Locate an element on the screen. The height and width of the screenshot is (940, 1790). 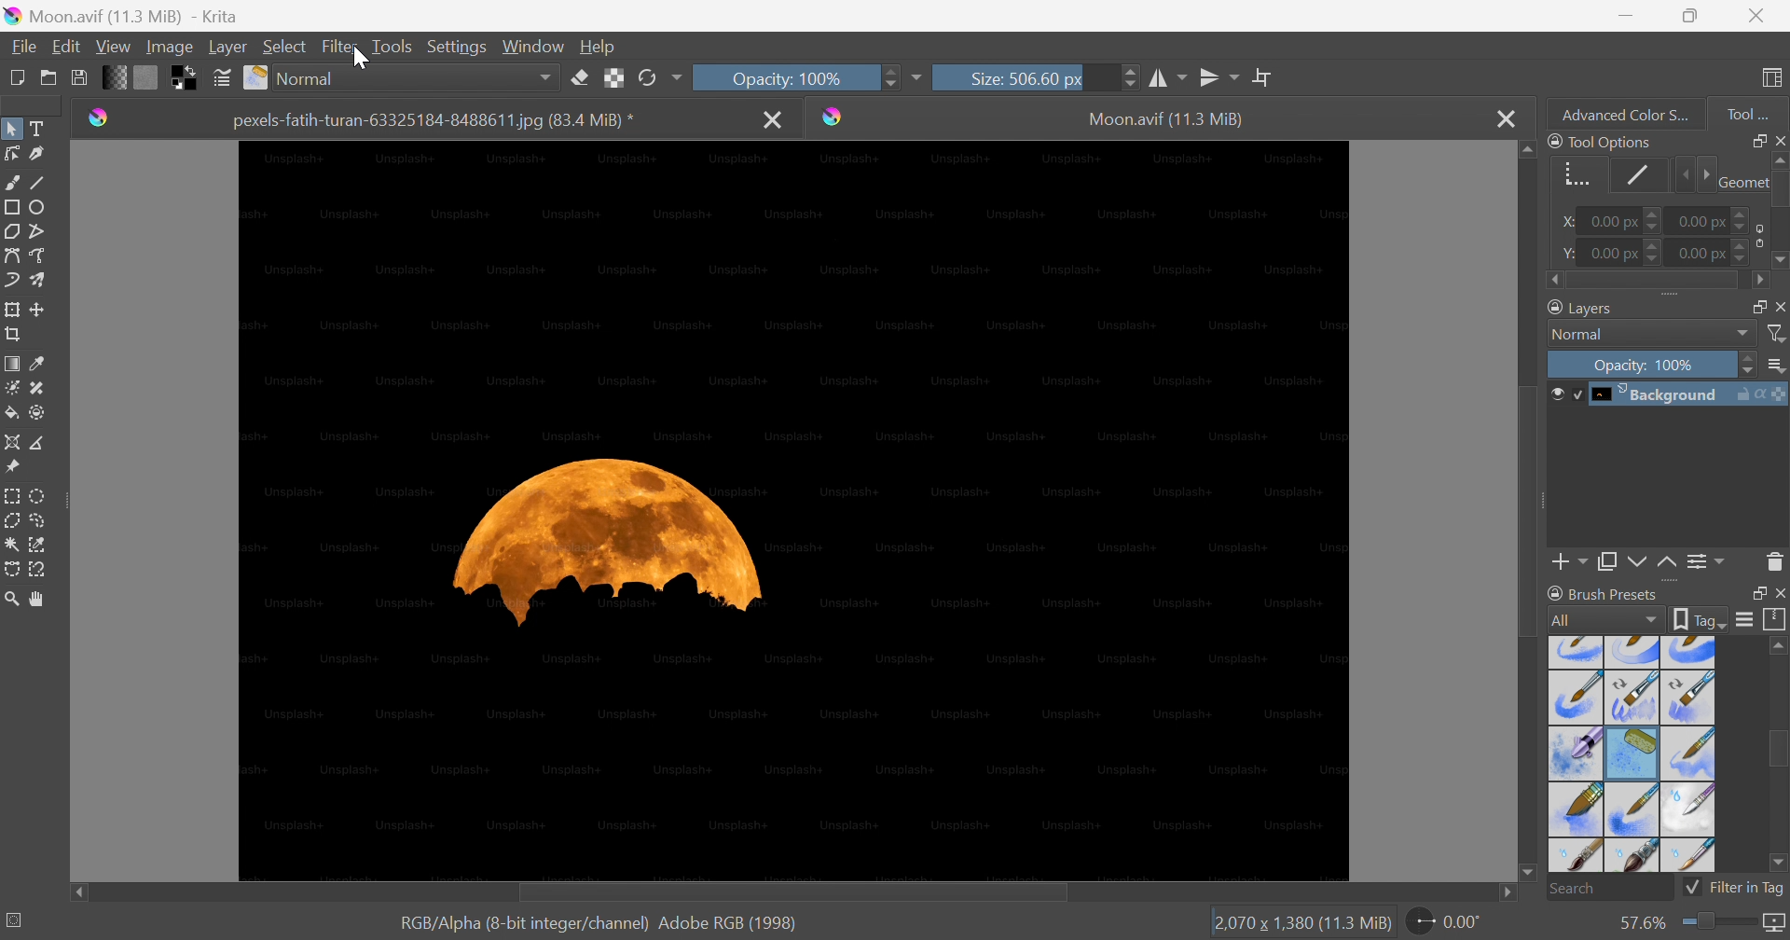
Move layer or mask up is located at coordinates (1670, 565).